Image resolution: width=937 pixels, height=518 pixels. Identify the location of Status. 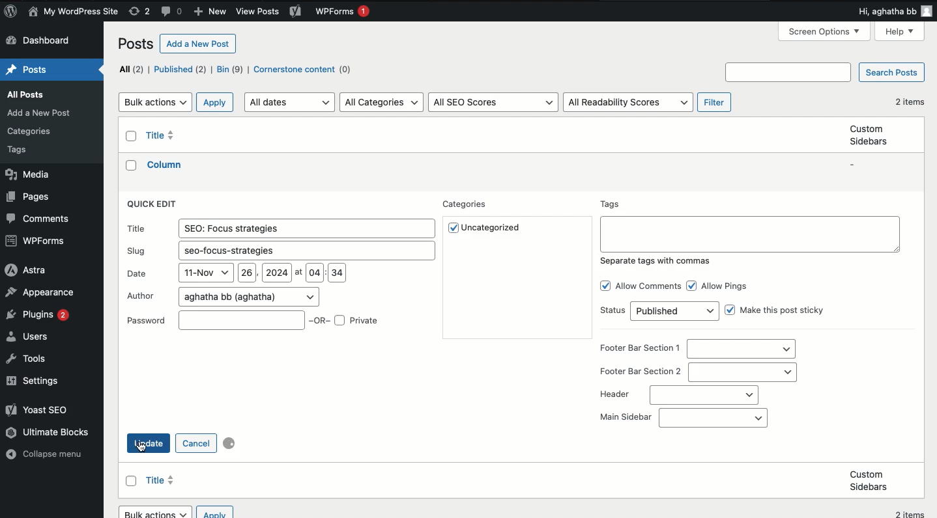
(613, 310).